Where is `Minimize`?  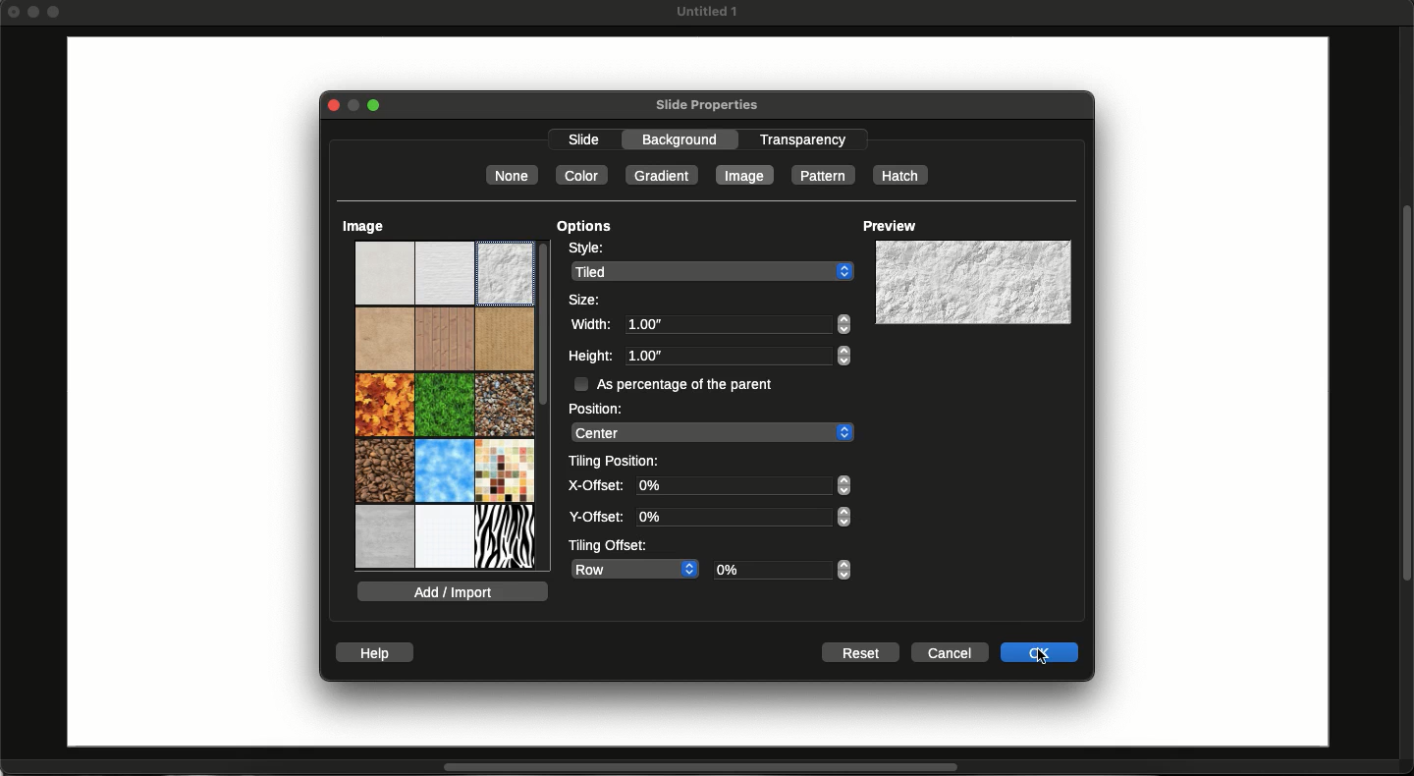 Minimize is located at coordinates (353, 106).